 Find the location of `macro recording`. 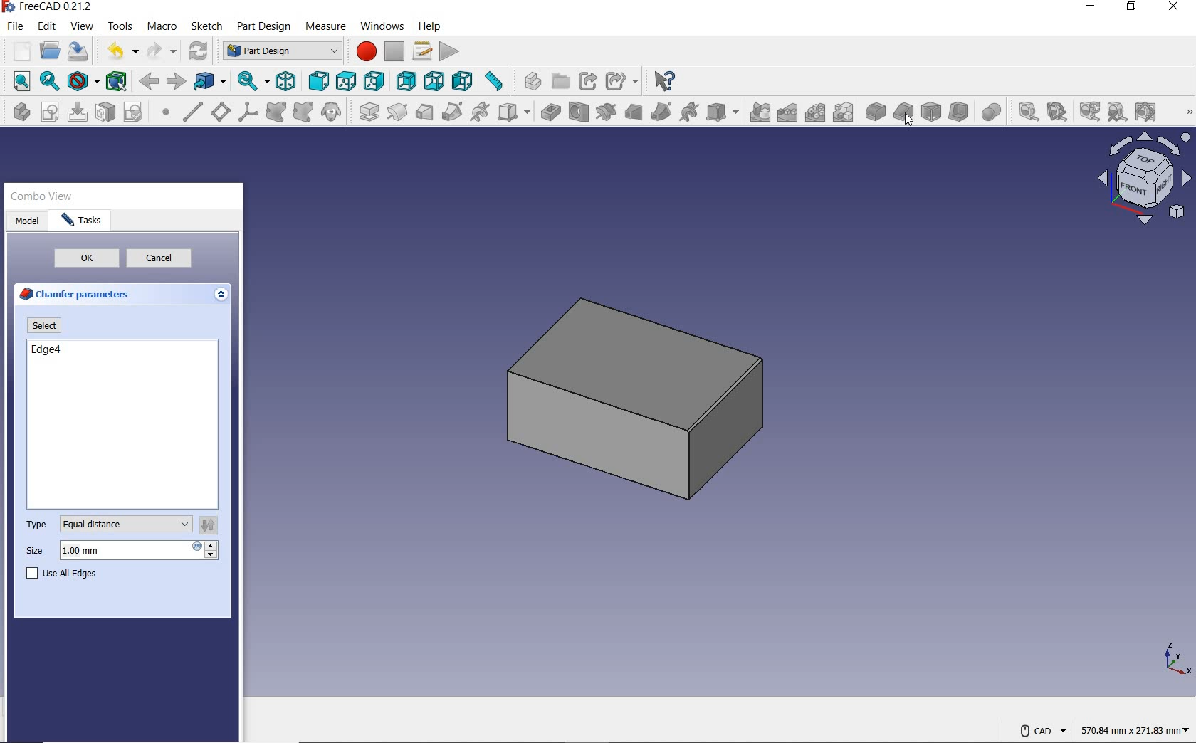

macro recording is located at coordinates (362, 52).